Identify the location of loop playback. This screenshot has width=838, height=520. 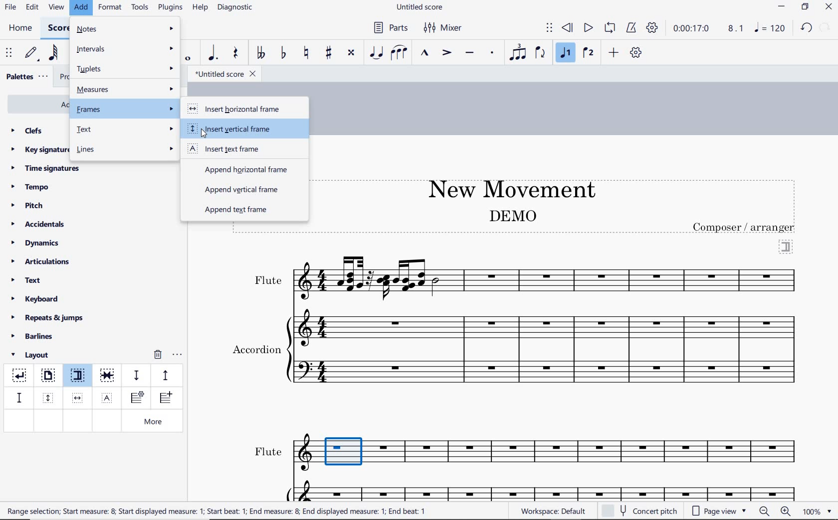
(611, 28).